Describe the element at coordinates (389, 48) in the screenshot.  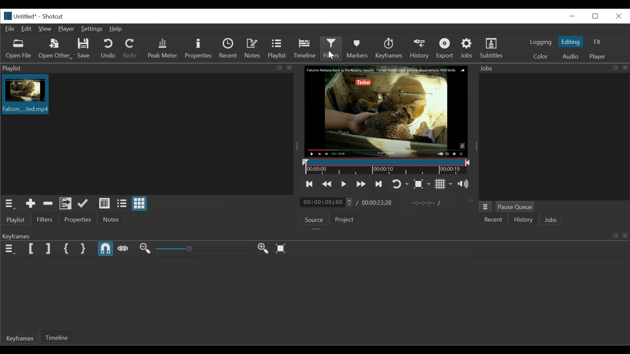
I see `Keyframes` at that location.